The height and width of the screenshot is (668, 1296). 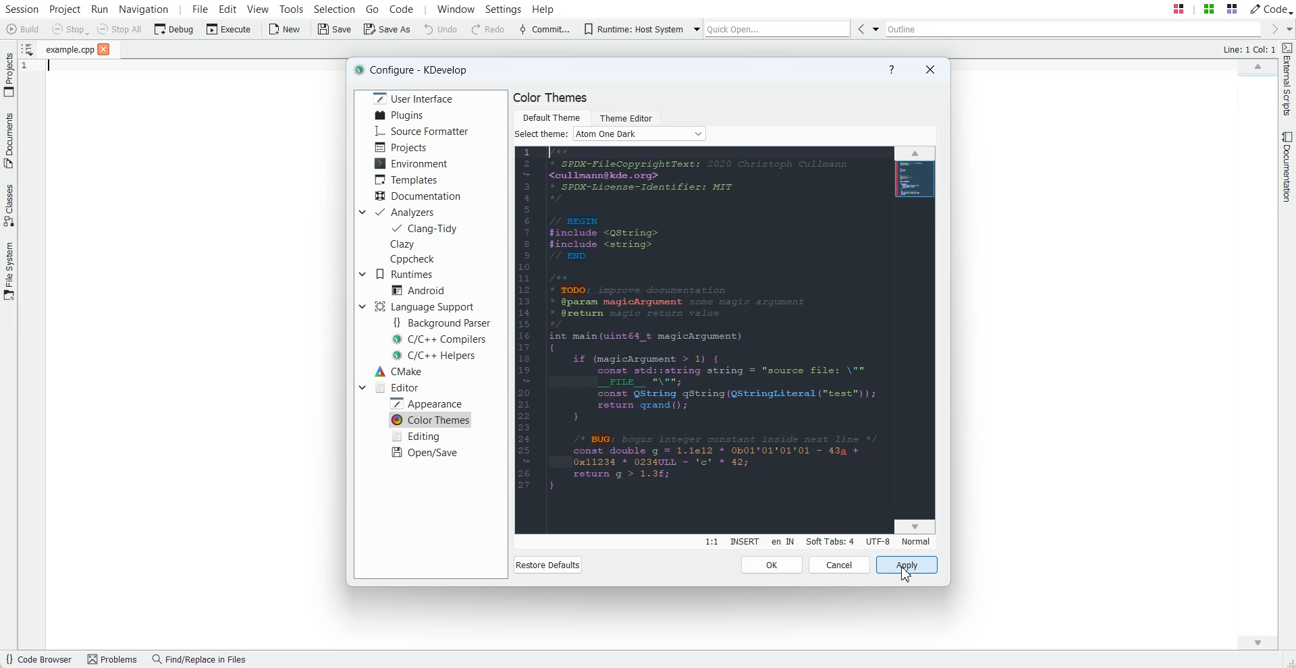 What do you see at coordinates (905, 573) in the screenshot?
I see `Cursor` at bounding box center [905, 573].